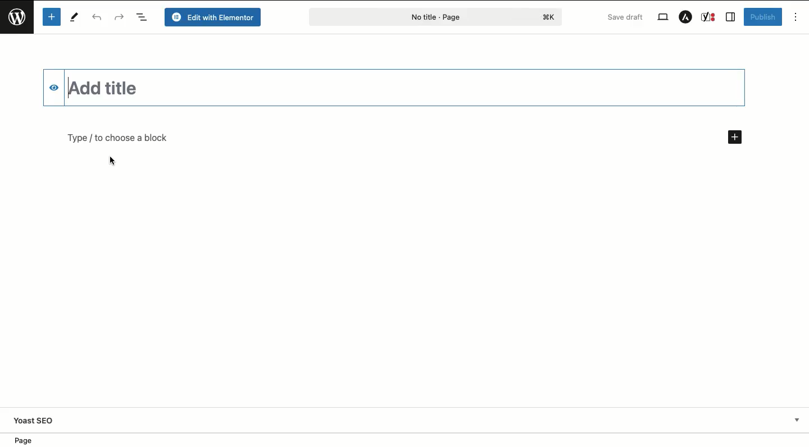 Image resolution: width=809 pixels, height=447 pixels. I want to click on Yoast, so click(708, 17).